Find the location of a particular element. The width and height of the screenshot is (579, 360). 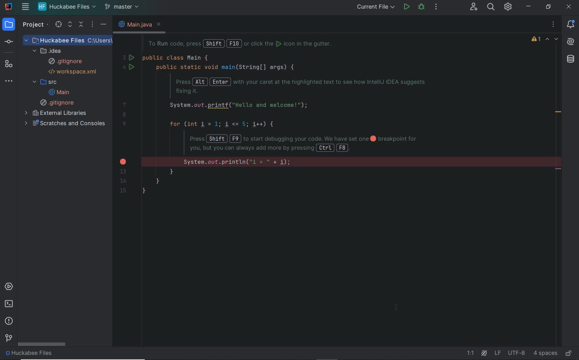

external libraries is located at coordinates (57, 113).